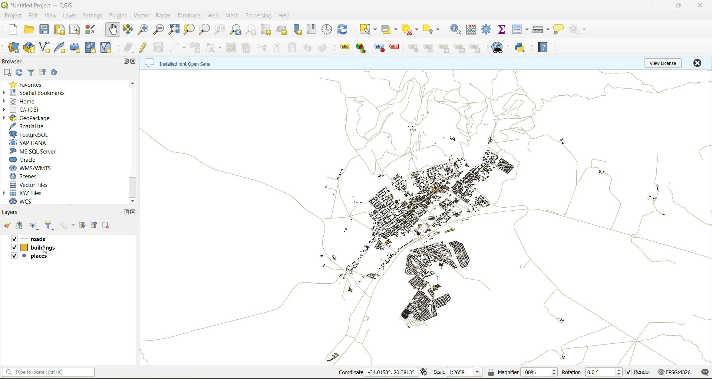 This screenshot has height=379, width=712. What do you see at coordinates (696, 63) in the screenshot?
I see `close` at bounding box center [696, 63].